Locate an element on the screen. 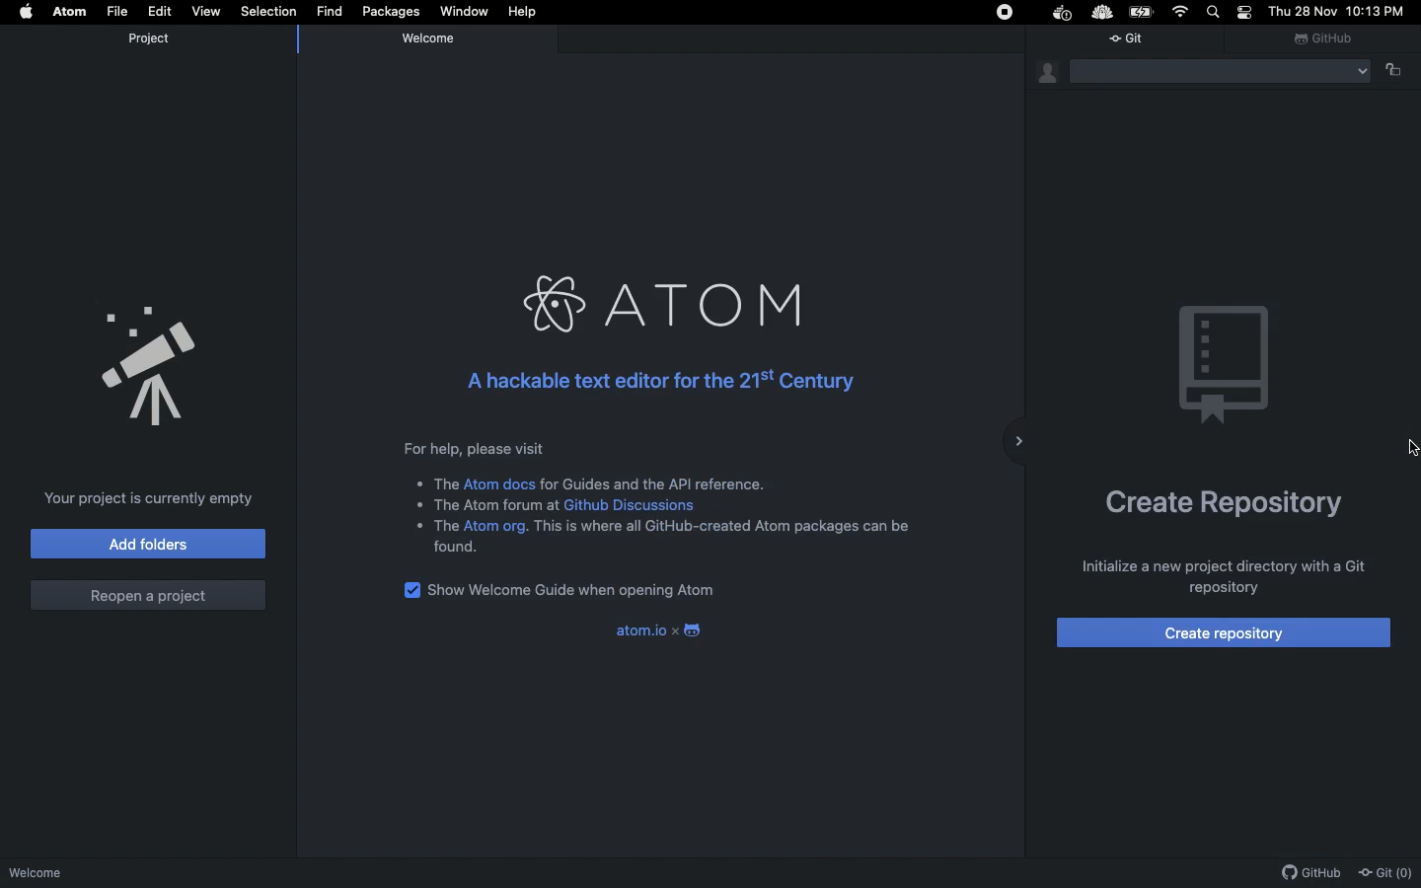  Edit is located at coordinates (160, 11).